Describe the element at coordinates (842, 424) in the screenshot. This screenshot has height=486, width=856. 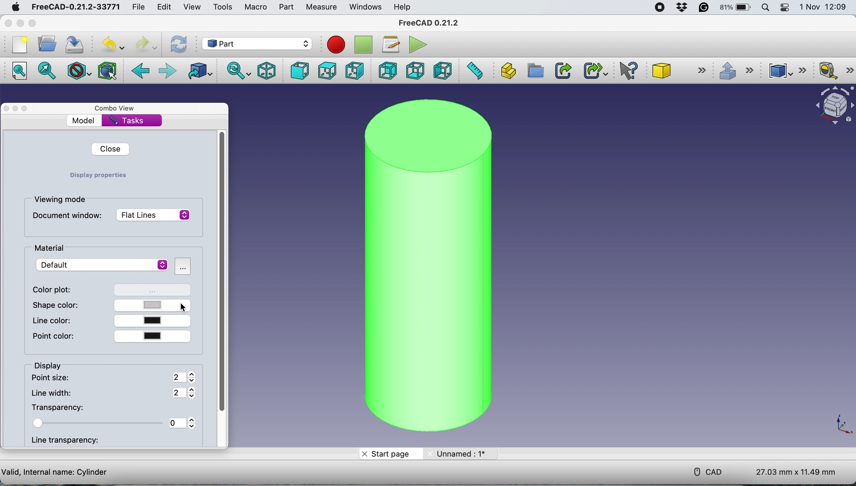
I see `xy coordinate` at that location.